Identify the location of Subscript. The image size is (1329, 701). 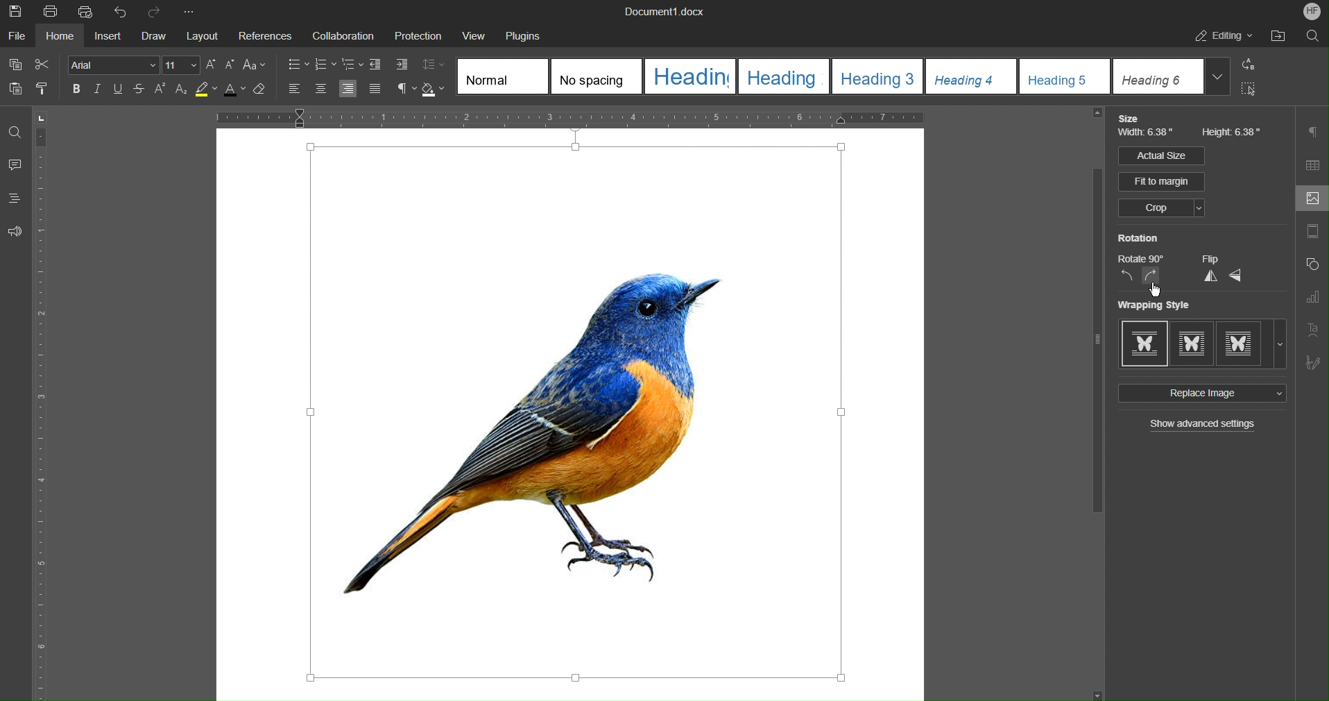
(180, 91).